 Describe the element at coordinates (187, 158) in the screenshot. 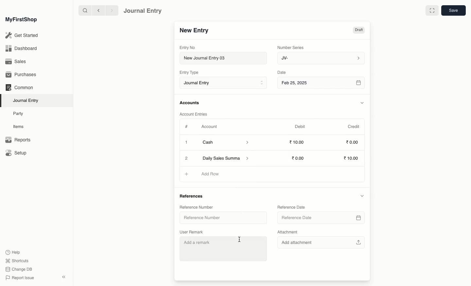

I see `Close` at that location.